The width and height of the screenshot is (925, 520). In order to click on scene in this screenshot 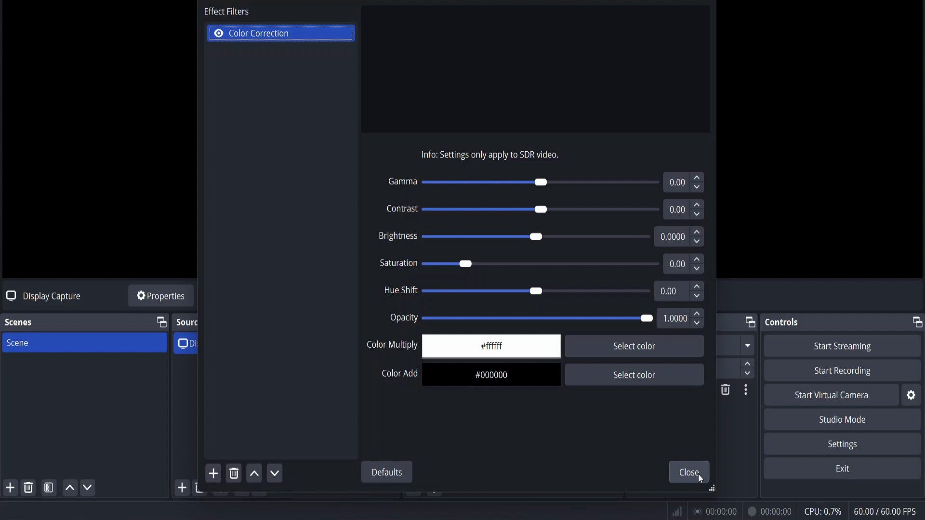, I will do `click(18, 344)`.